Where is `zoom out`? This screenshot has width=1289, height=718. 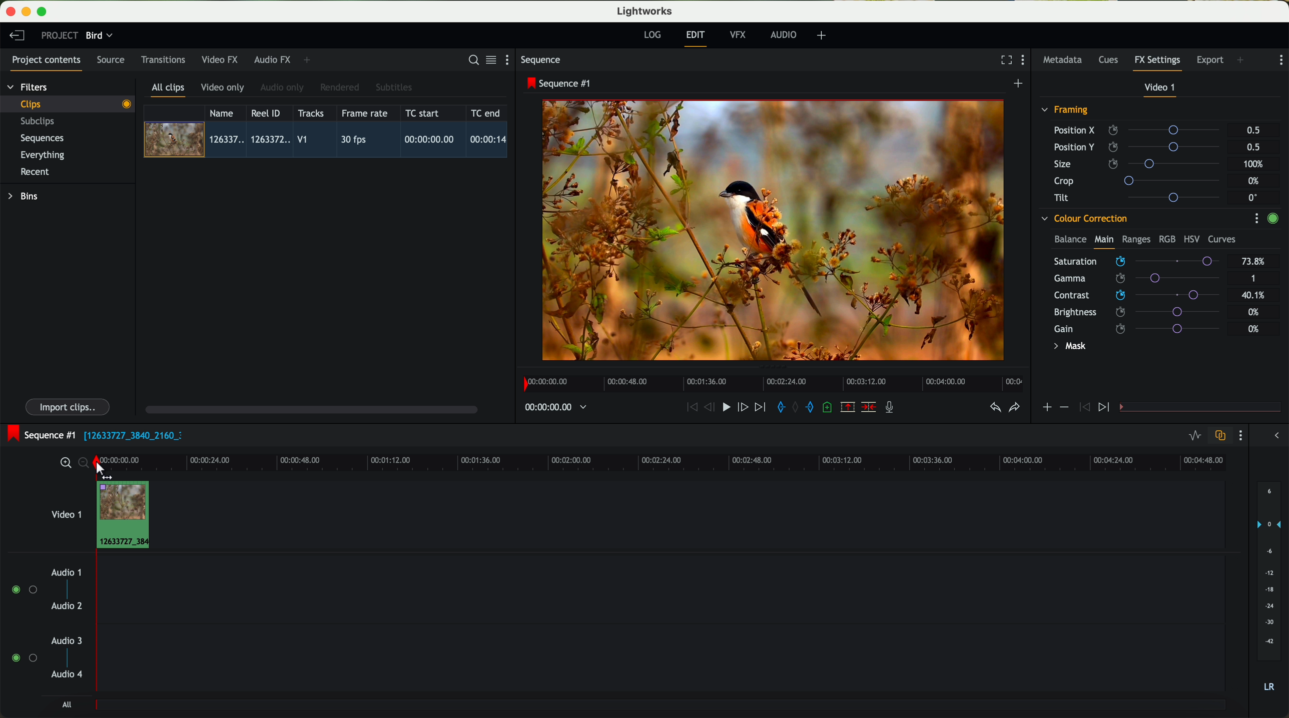
zoom out is located at coordinates (85, 464).